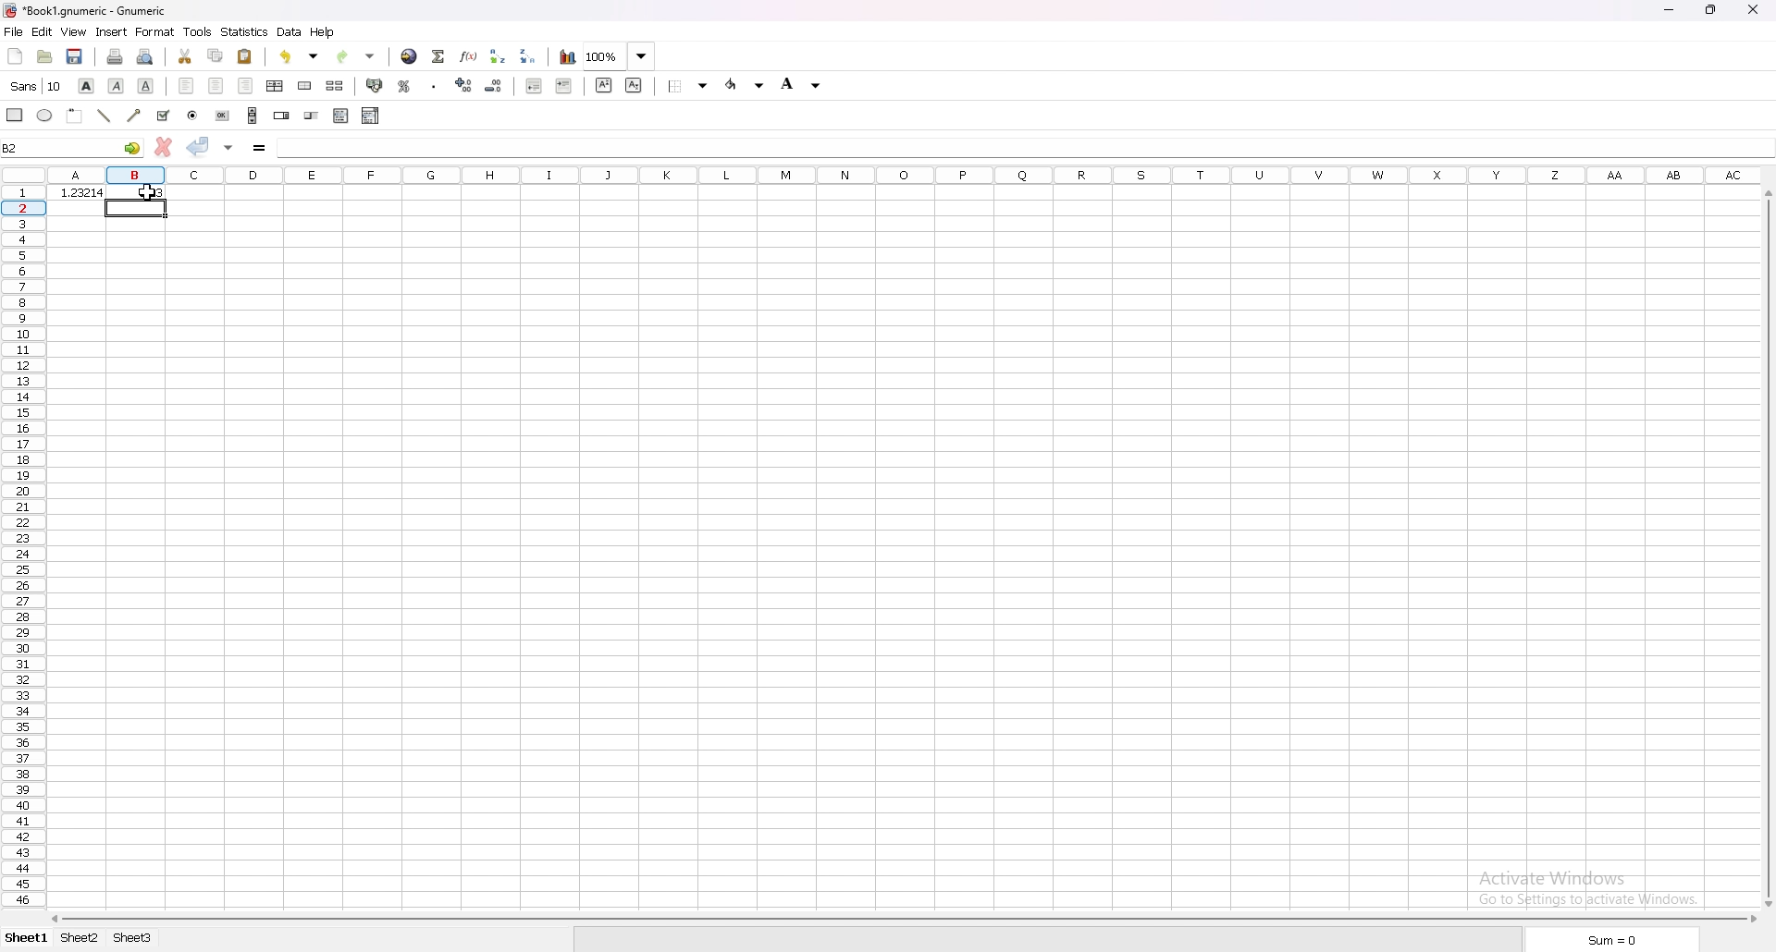 The width and height of the screenshot is (1776, 952). I want to click on insert, so click(110, 32).